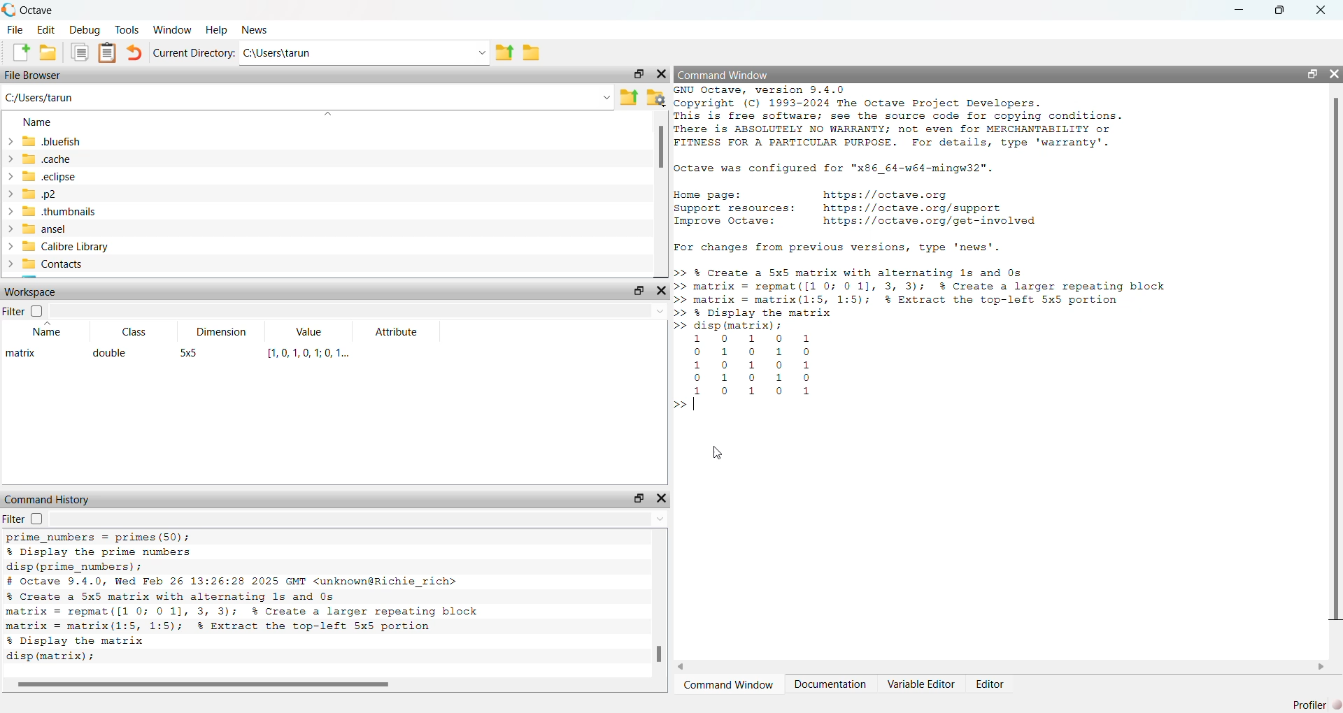 This screenshot has width=1343, height=713. I want to click on Attribute, so click(398, 333).